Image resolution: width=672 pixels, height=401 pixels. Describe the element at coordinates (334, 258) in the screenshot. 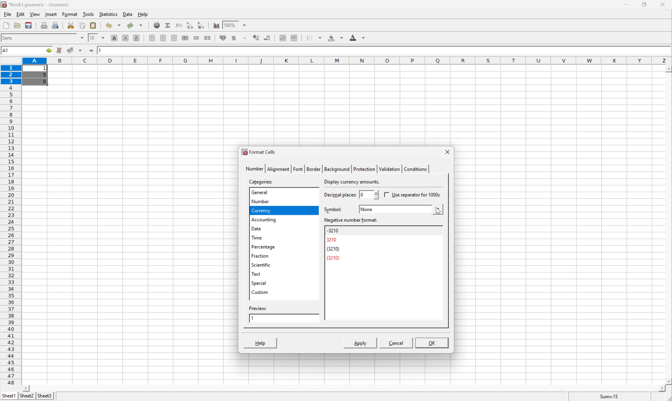

I see `(3210)` at that location.